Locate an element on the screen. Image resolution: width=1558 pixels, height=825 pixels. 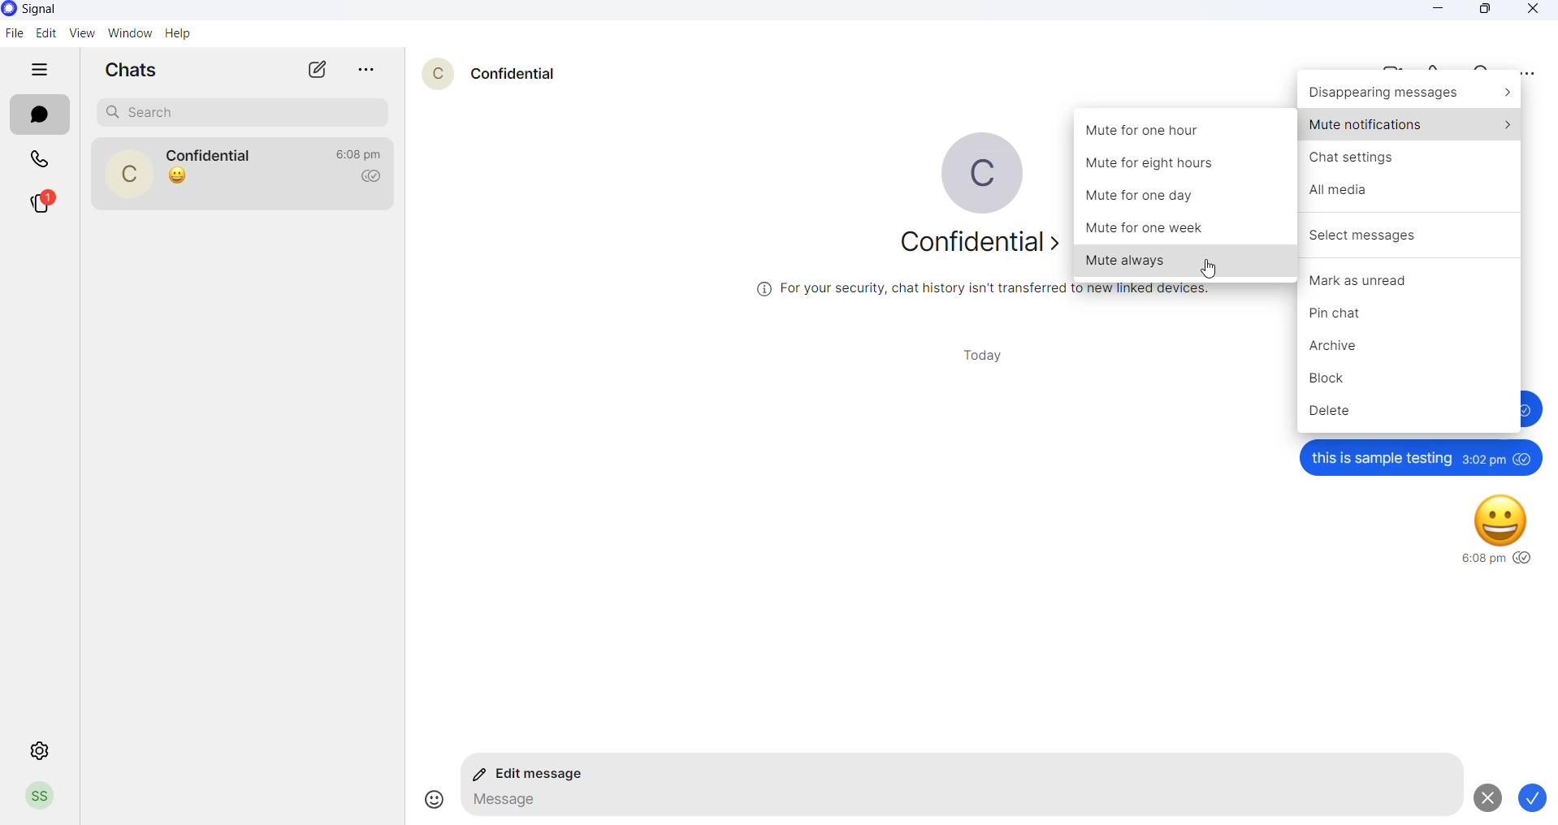
message text area is located at coordinates (954, 804).